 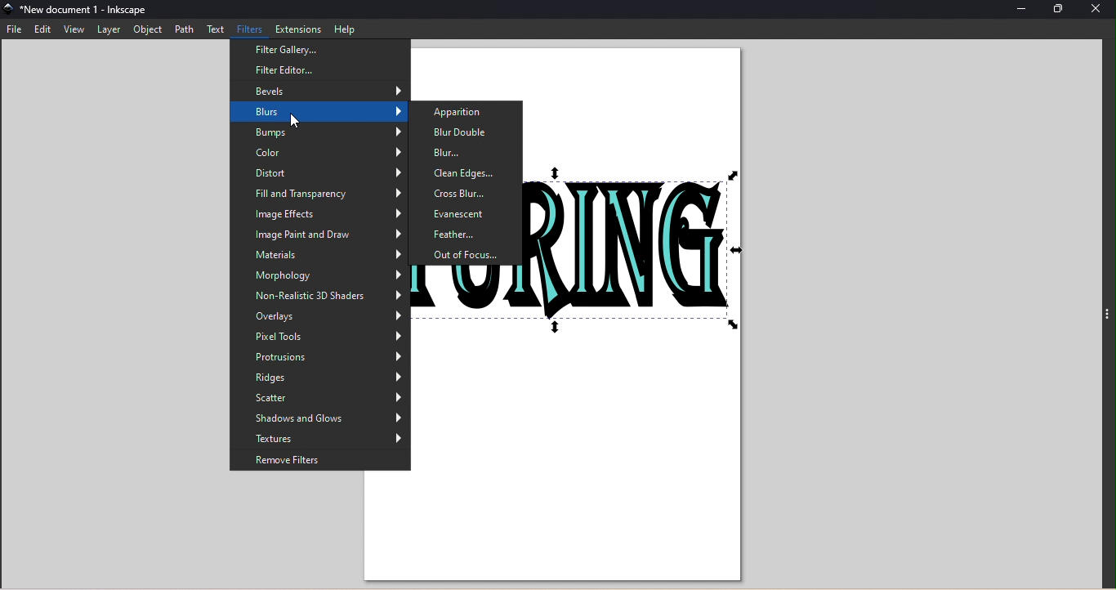 I want to click on Overlays, so click(x=318, y=315).